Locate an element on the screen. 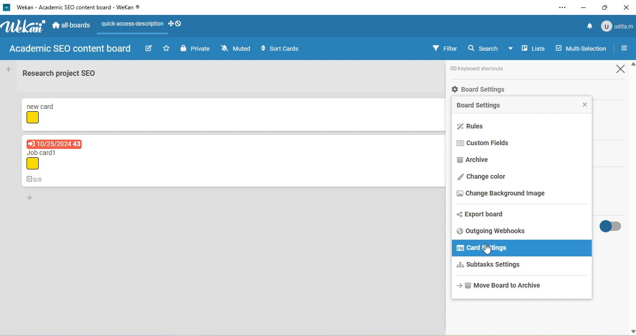 The height and width of the screenshot is (336, 636). filter is located at coordinates (443, 48).